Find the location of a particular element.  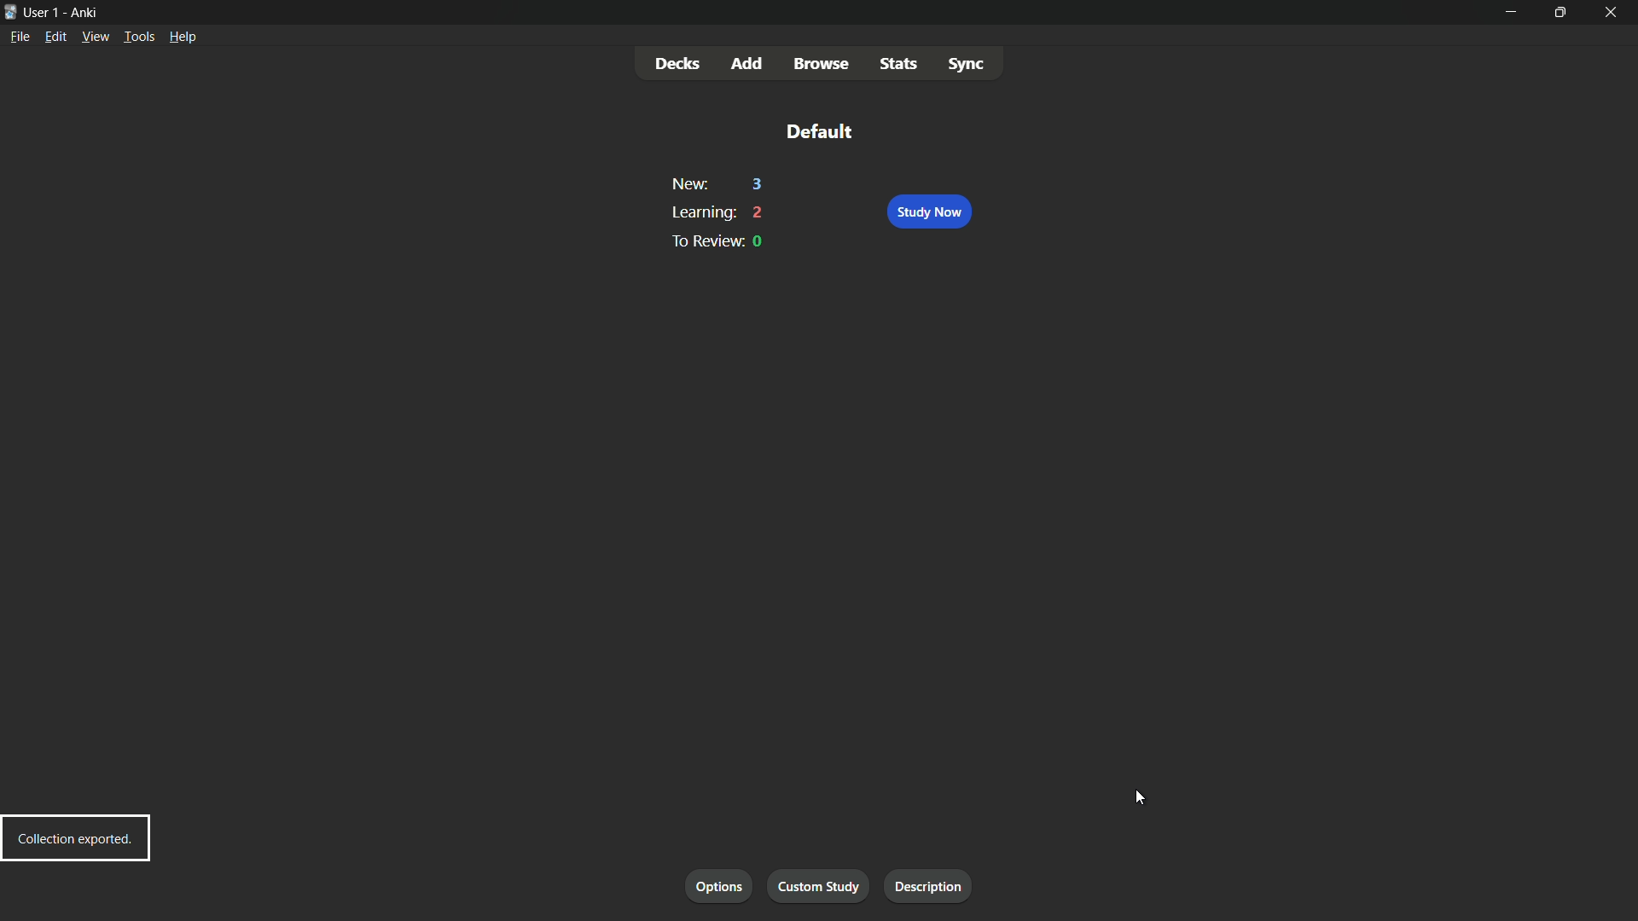

import file is located at coordinates (934, 887).